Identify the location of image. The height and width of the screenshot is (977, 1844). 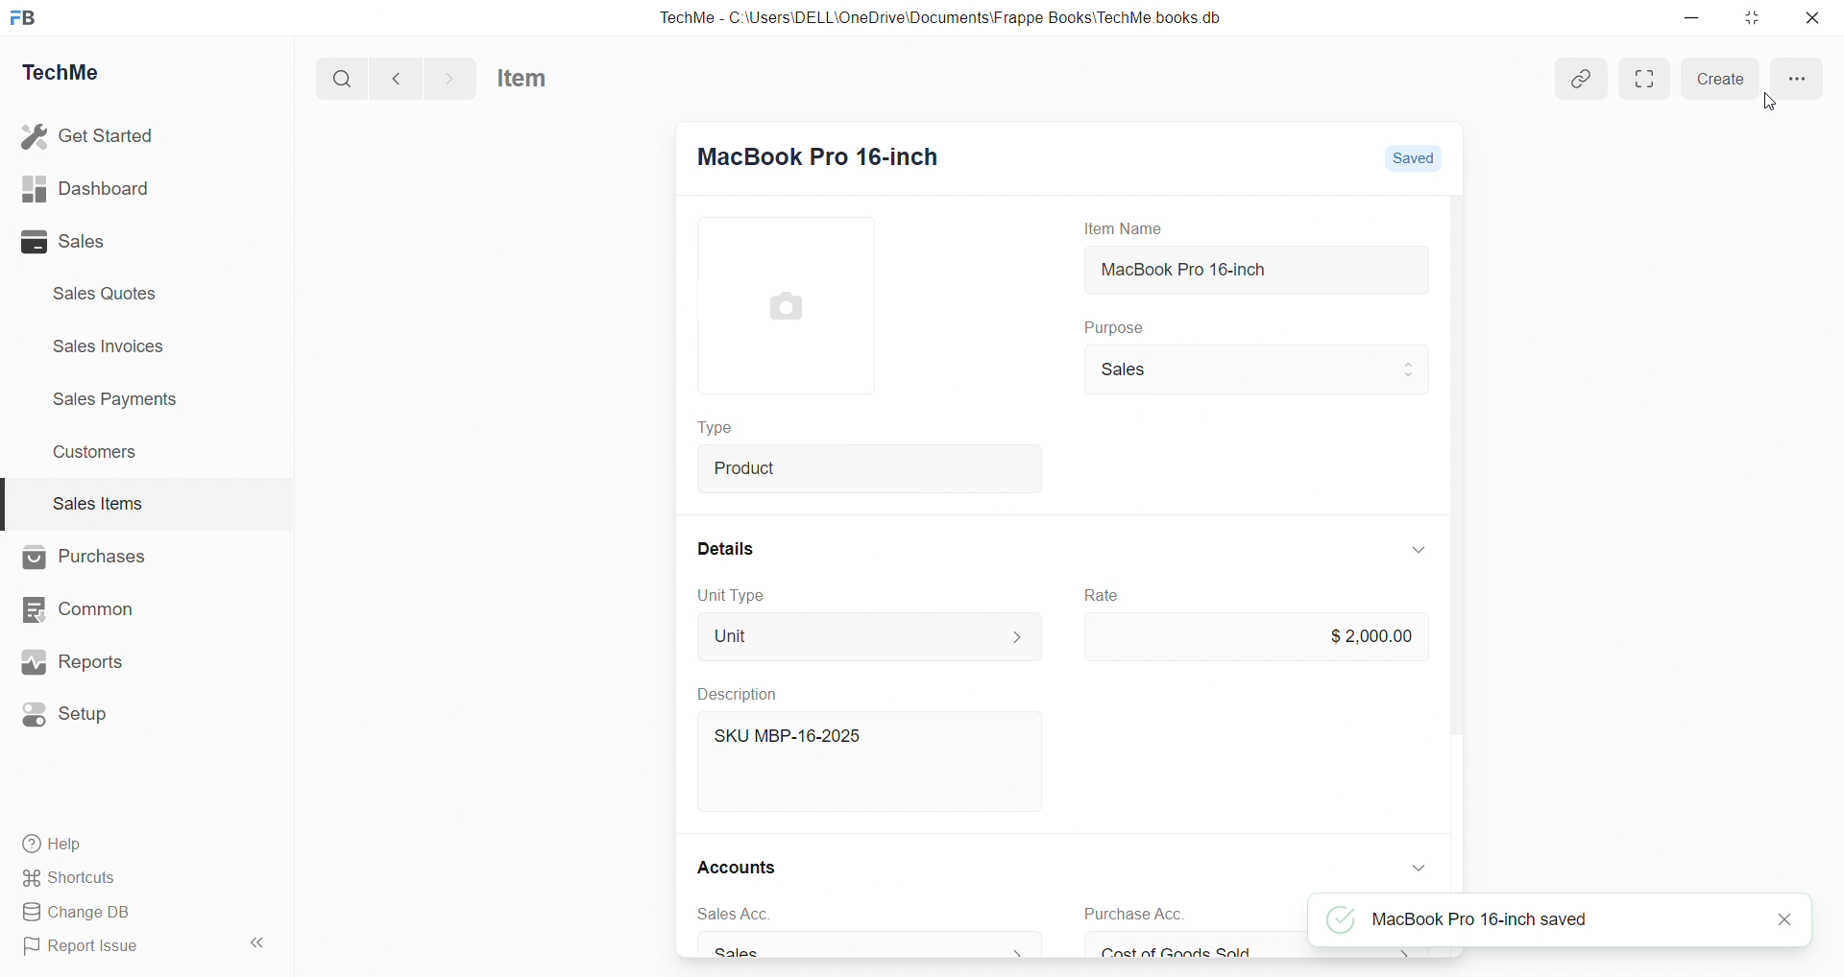
(784, 305).